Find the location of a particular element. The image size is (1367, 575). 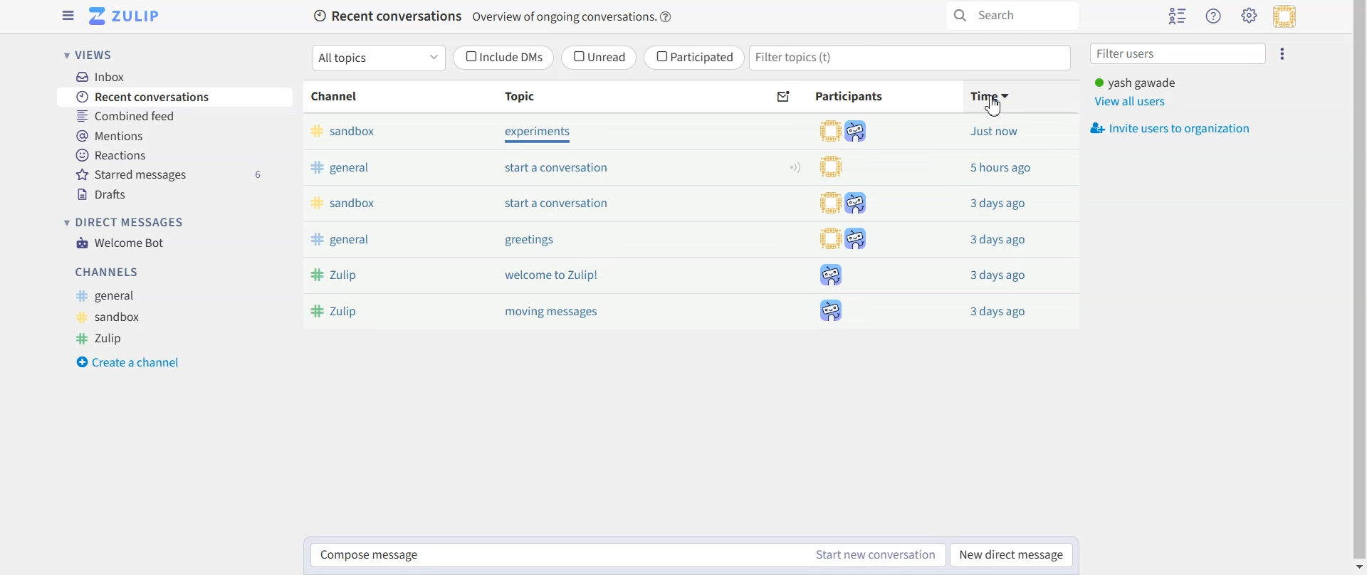

Recent conversations Overview of ongoing conversations. is located at coordinates (483, 18).